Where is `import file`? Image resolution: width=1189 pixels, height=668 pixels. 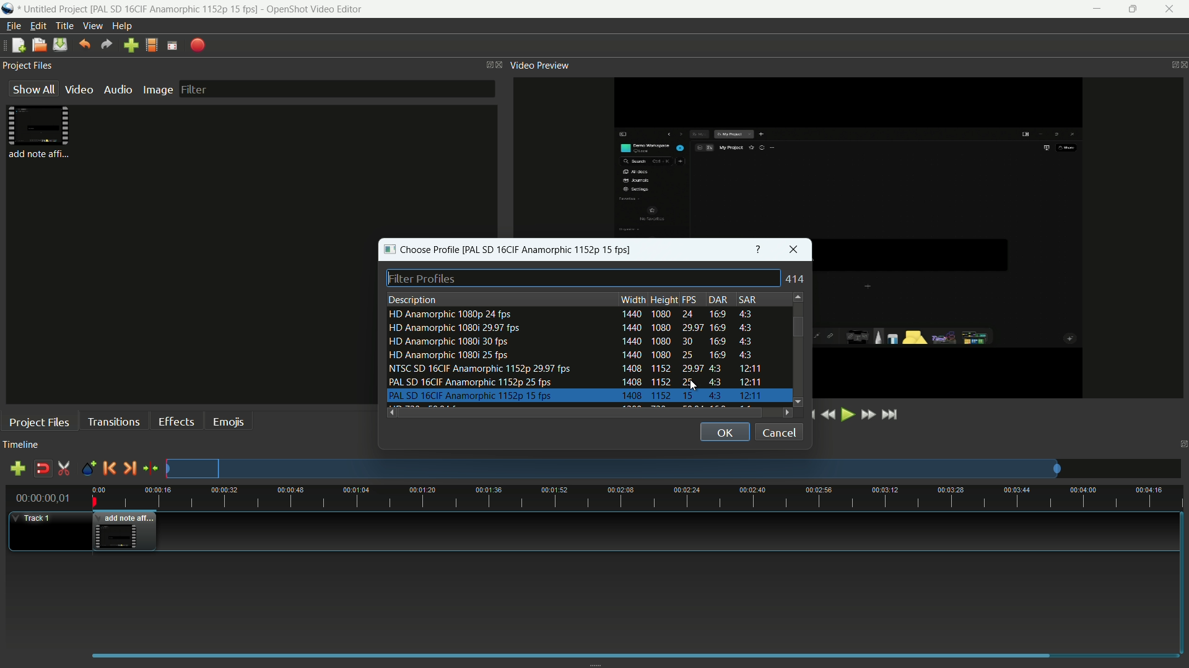
import file is located at coordinates (131, 45).